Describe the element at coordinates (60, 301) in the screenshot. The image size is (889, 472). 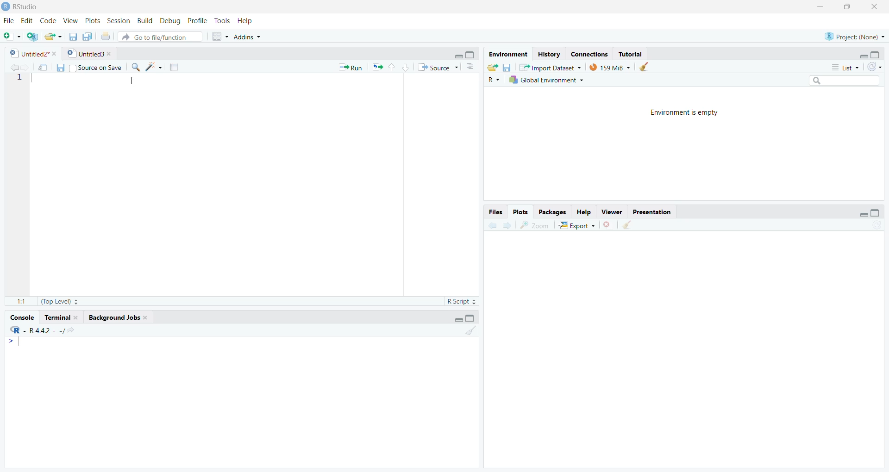
I see `Top Level` at that location.